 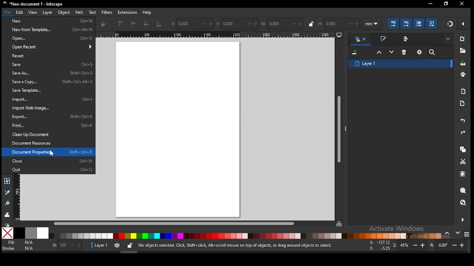 I want to click on delete layer, so click(x=404, y=52).